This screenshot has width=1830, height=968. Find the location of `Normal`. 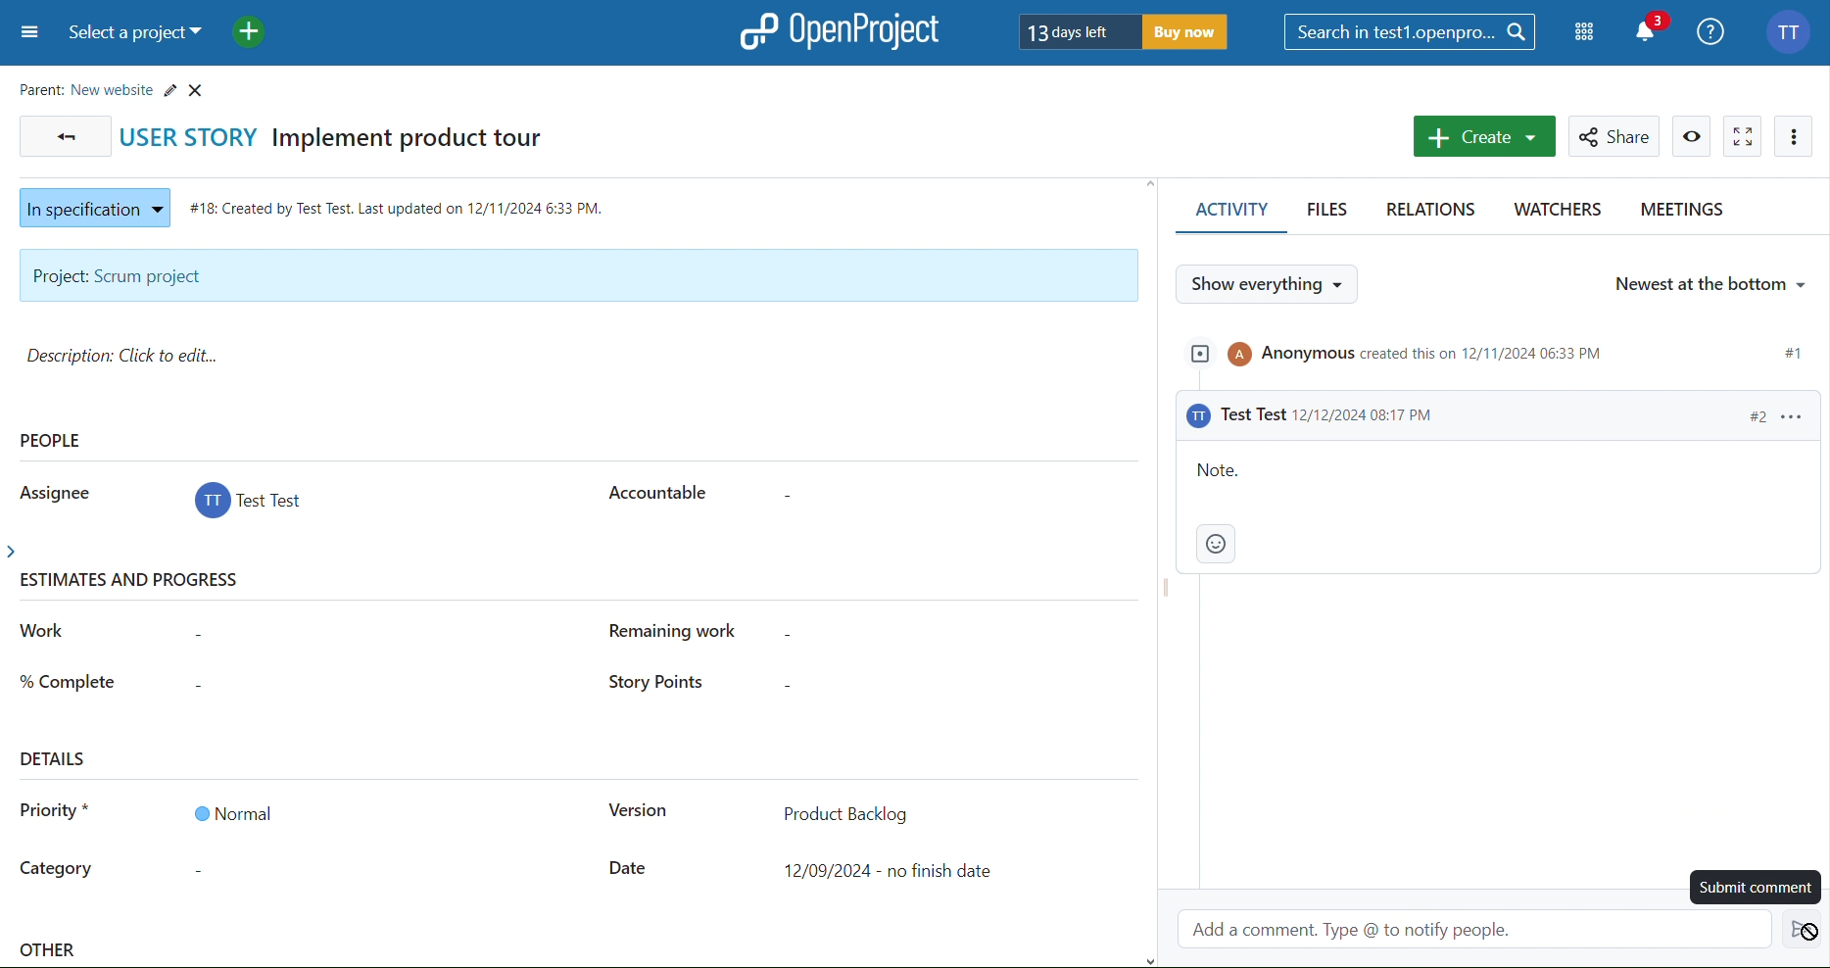

Normal is located at coordinates (232, 813).